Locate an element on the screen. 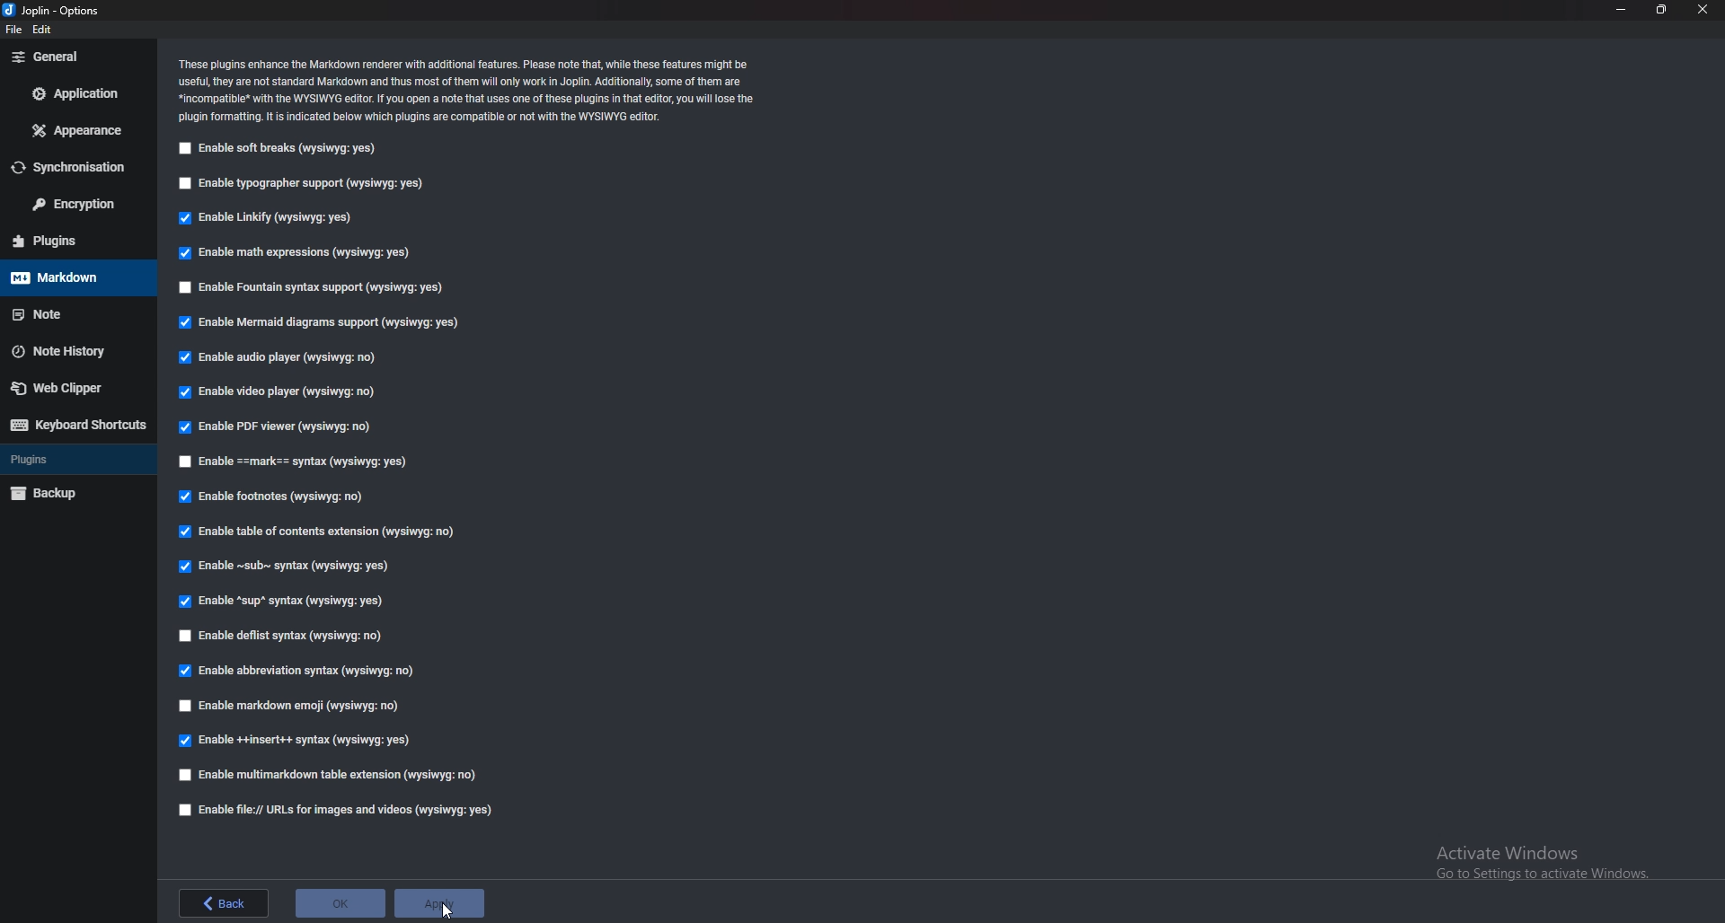  Enable soft breaks is located at coordinates (279, 147).